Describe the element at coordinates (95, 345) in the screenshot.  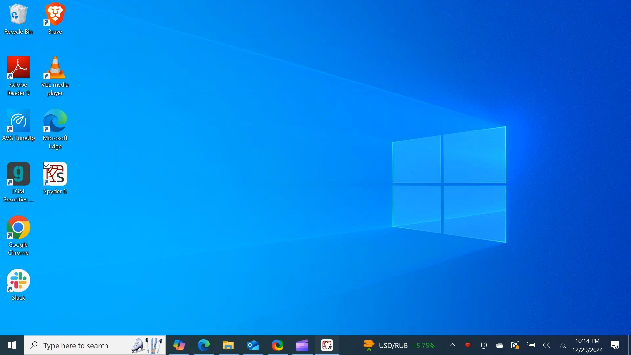
I see `Type here to Search` at that location.